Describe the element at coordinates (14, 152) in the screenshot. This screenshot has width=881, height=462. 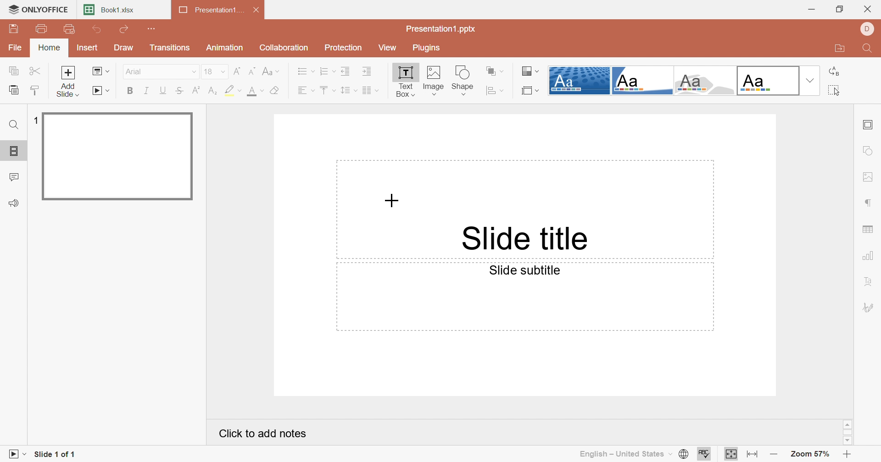
I see `Slides` at that location.